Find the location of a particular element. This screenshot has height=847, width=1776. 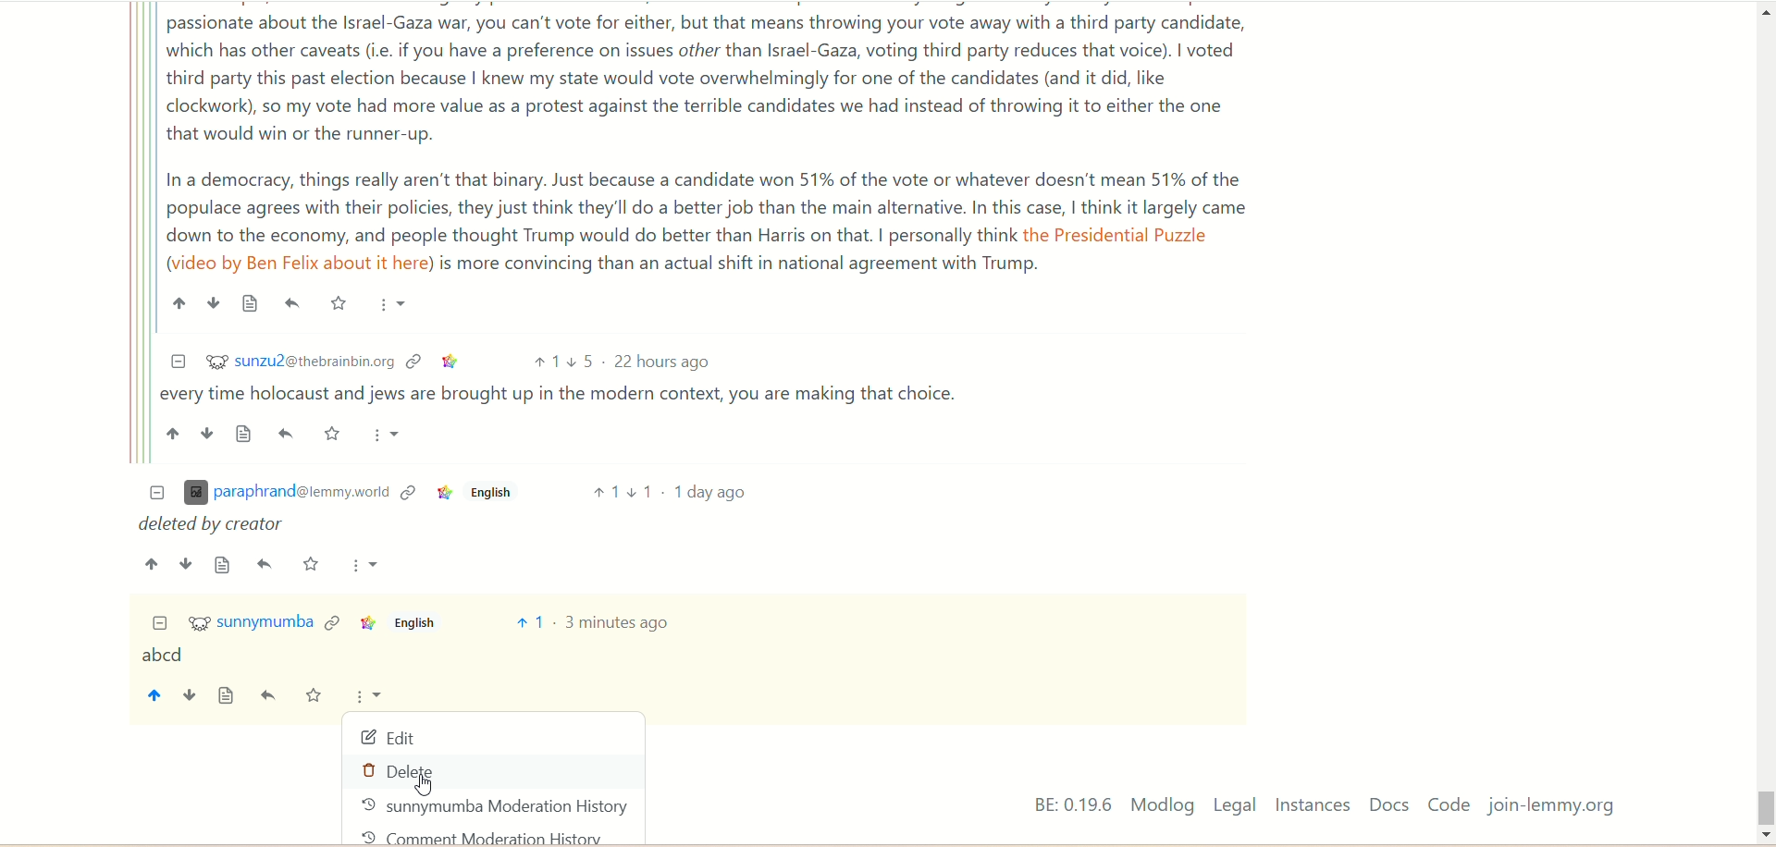

link is located at coordinates (332, 620).